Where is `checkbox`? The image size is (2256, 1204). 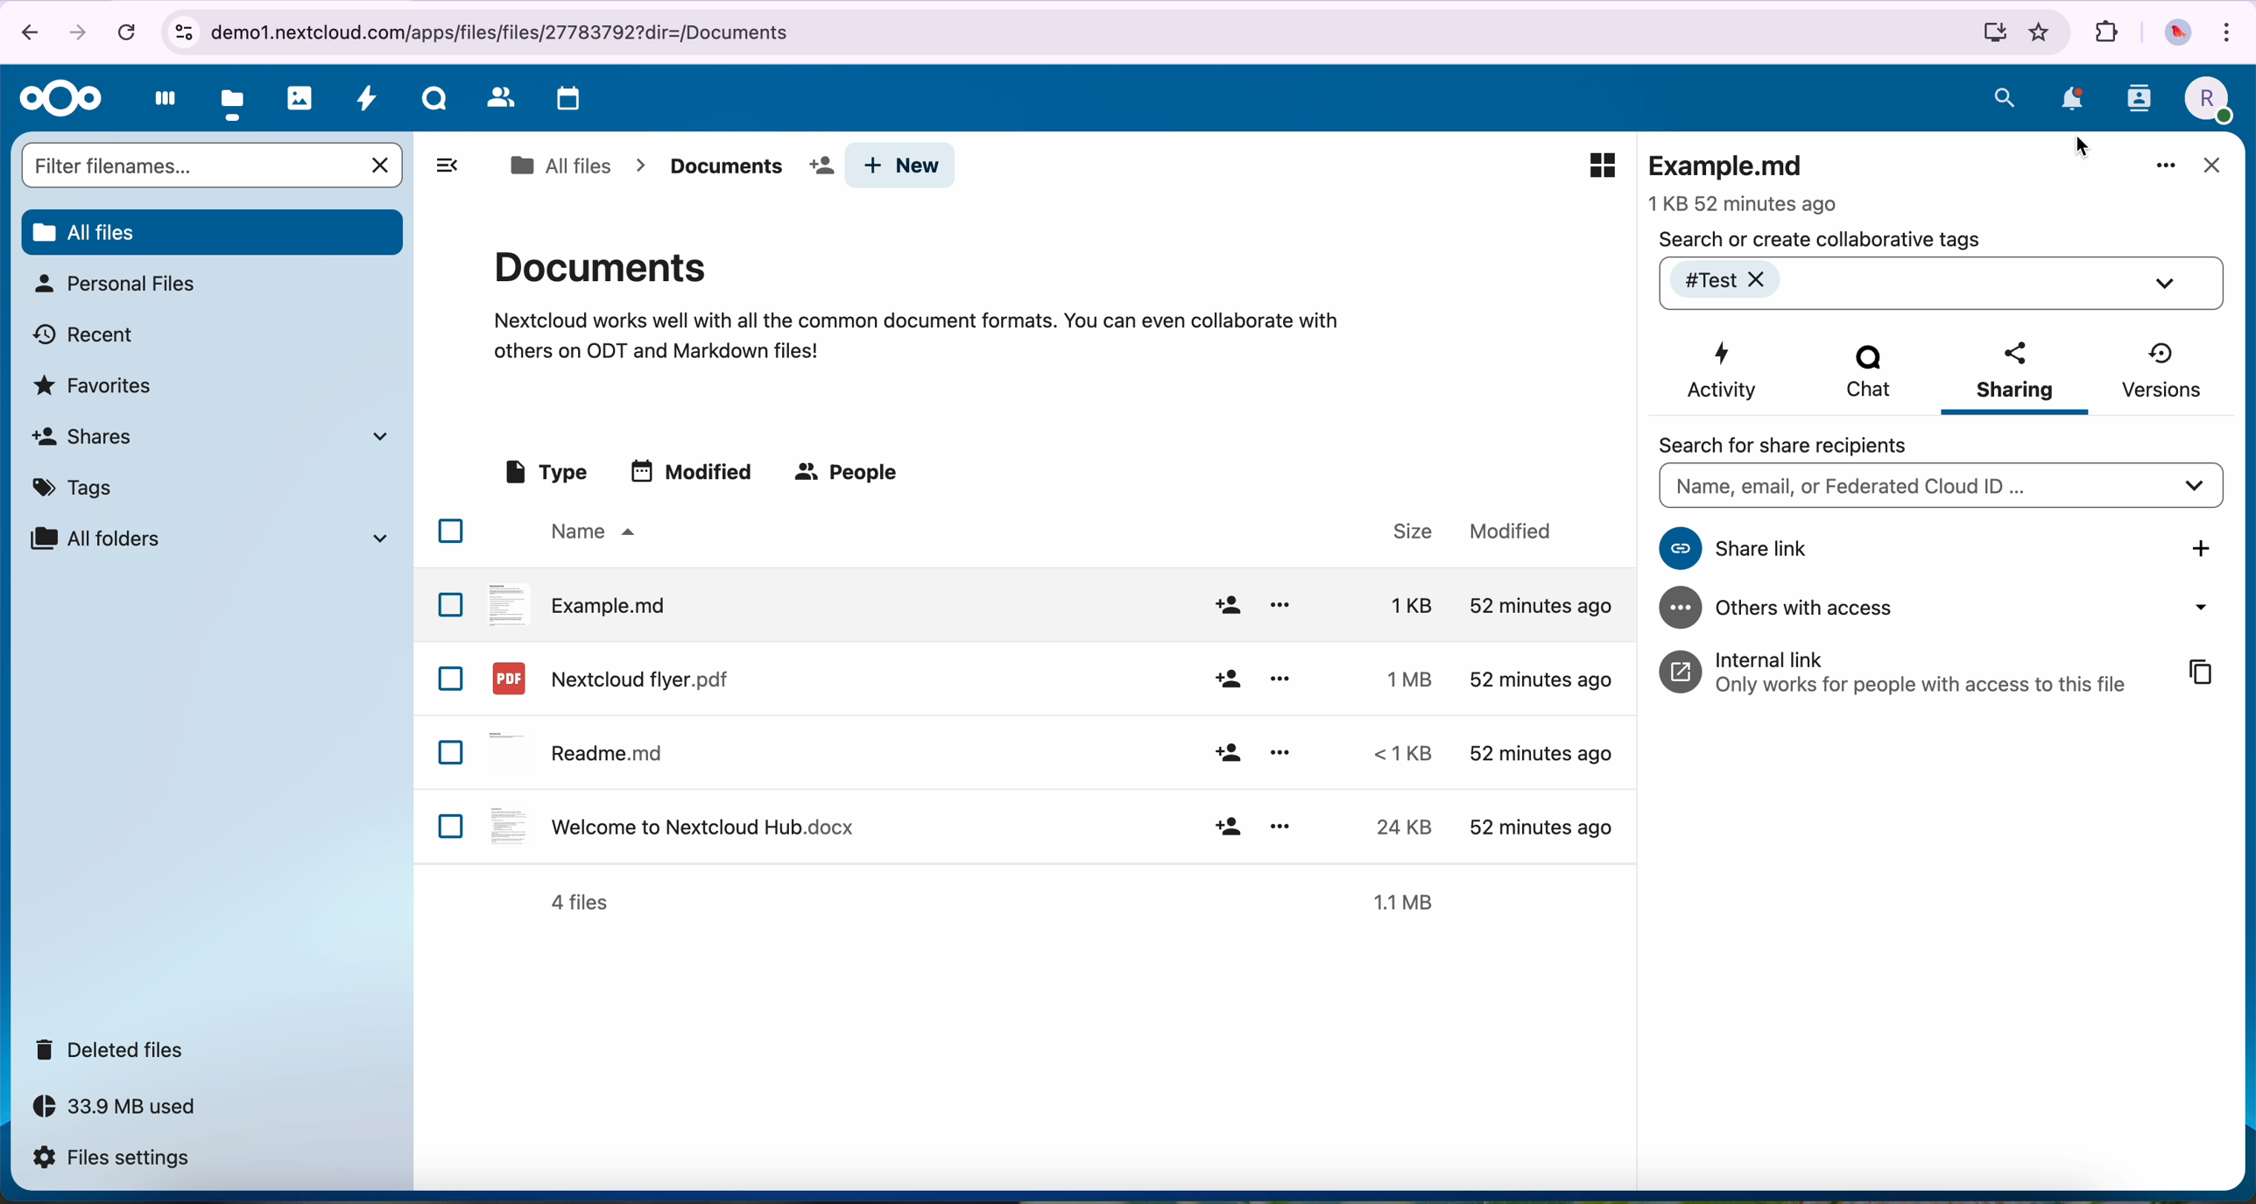
checkbox is located at coordinates (453, 826).